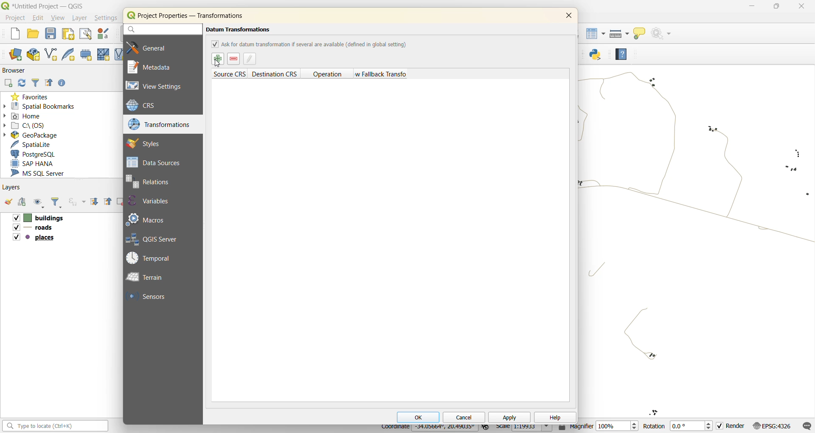 This screenshot has width=815, height=433. I want to click on select datum transformation, so click(218, 59).